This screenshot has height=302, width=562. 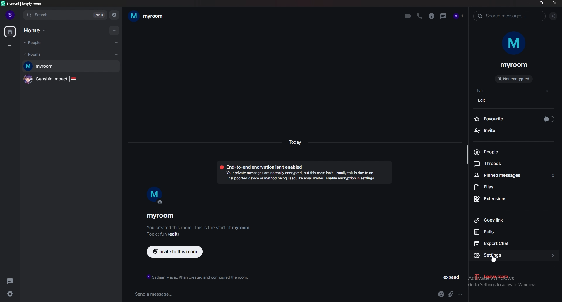 I want to click on video call, so click(x=408, y=16).